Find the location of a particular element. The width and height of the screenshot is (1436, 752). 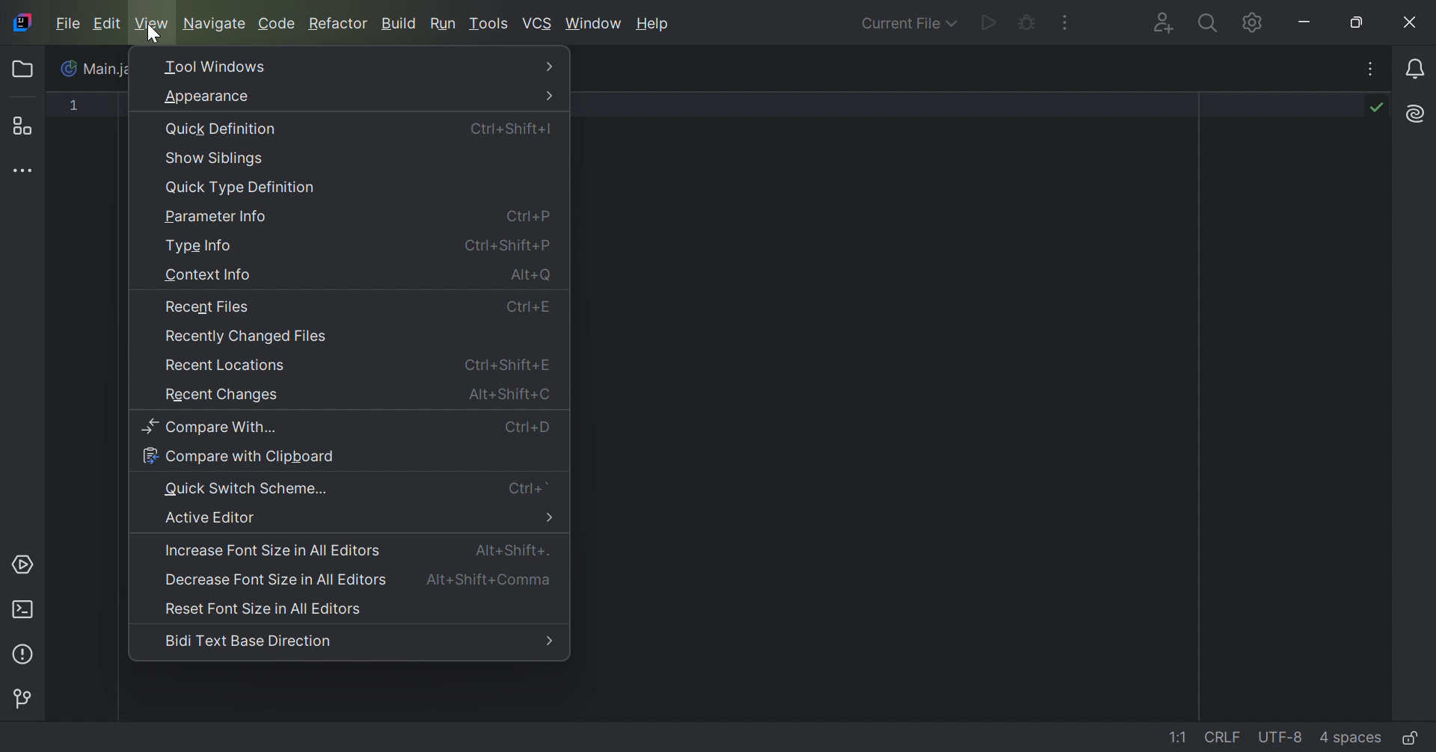

Run is located at coordinates (987, 25).